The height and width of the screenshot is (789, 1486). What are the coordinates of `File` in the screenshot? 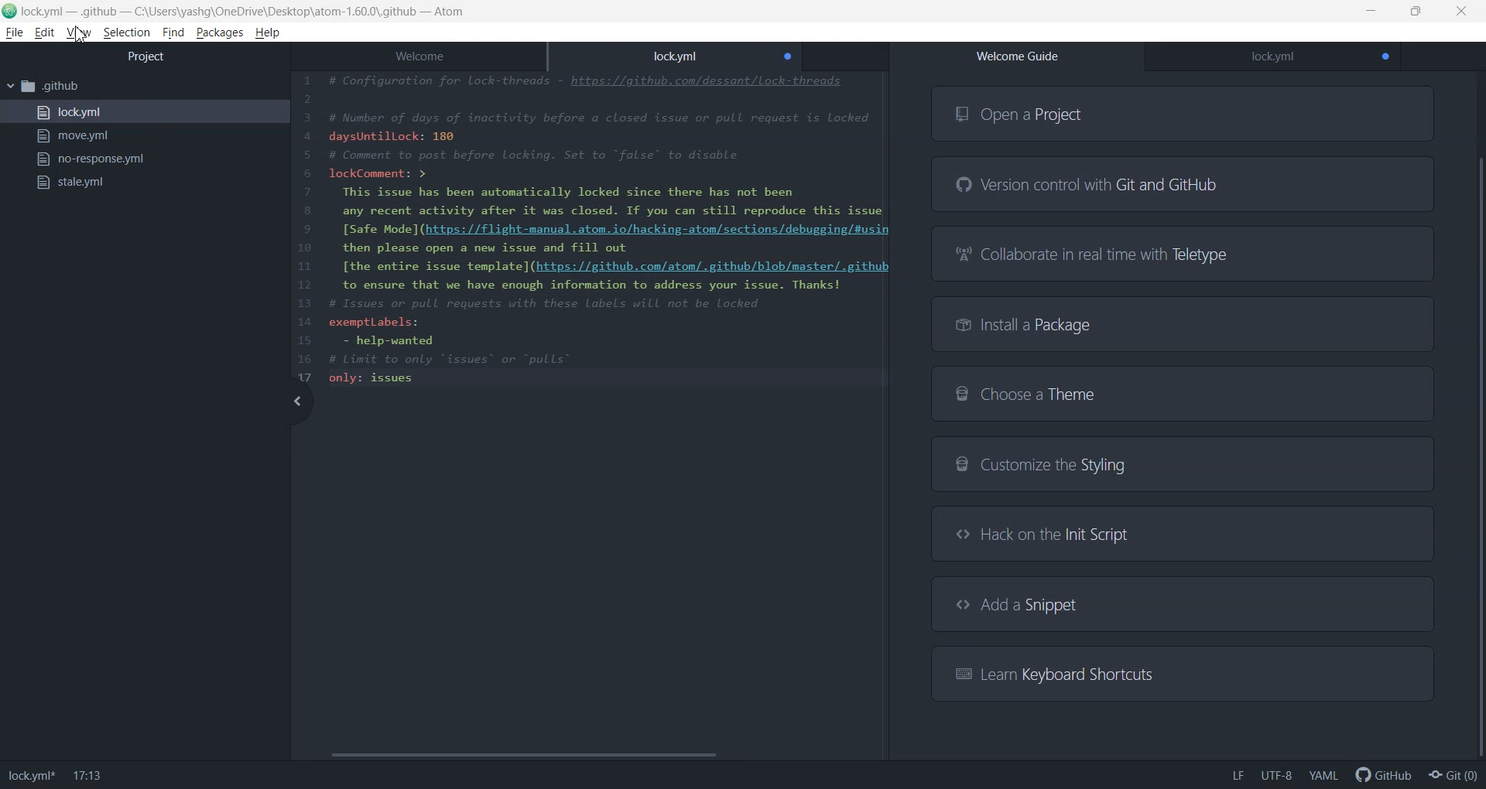 It's located at (14, 32).